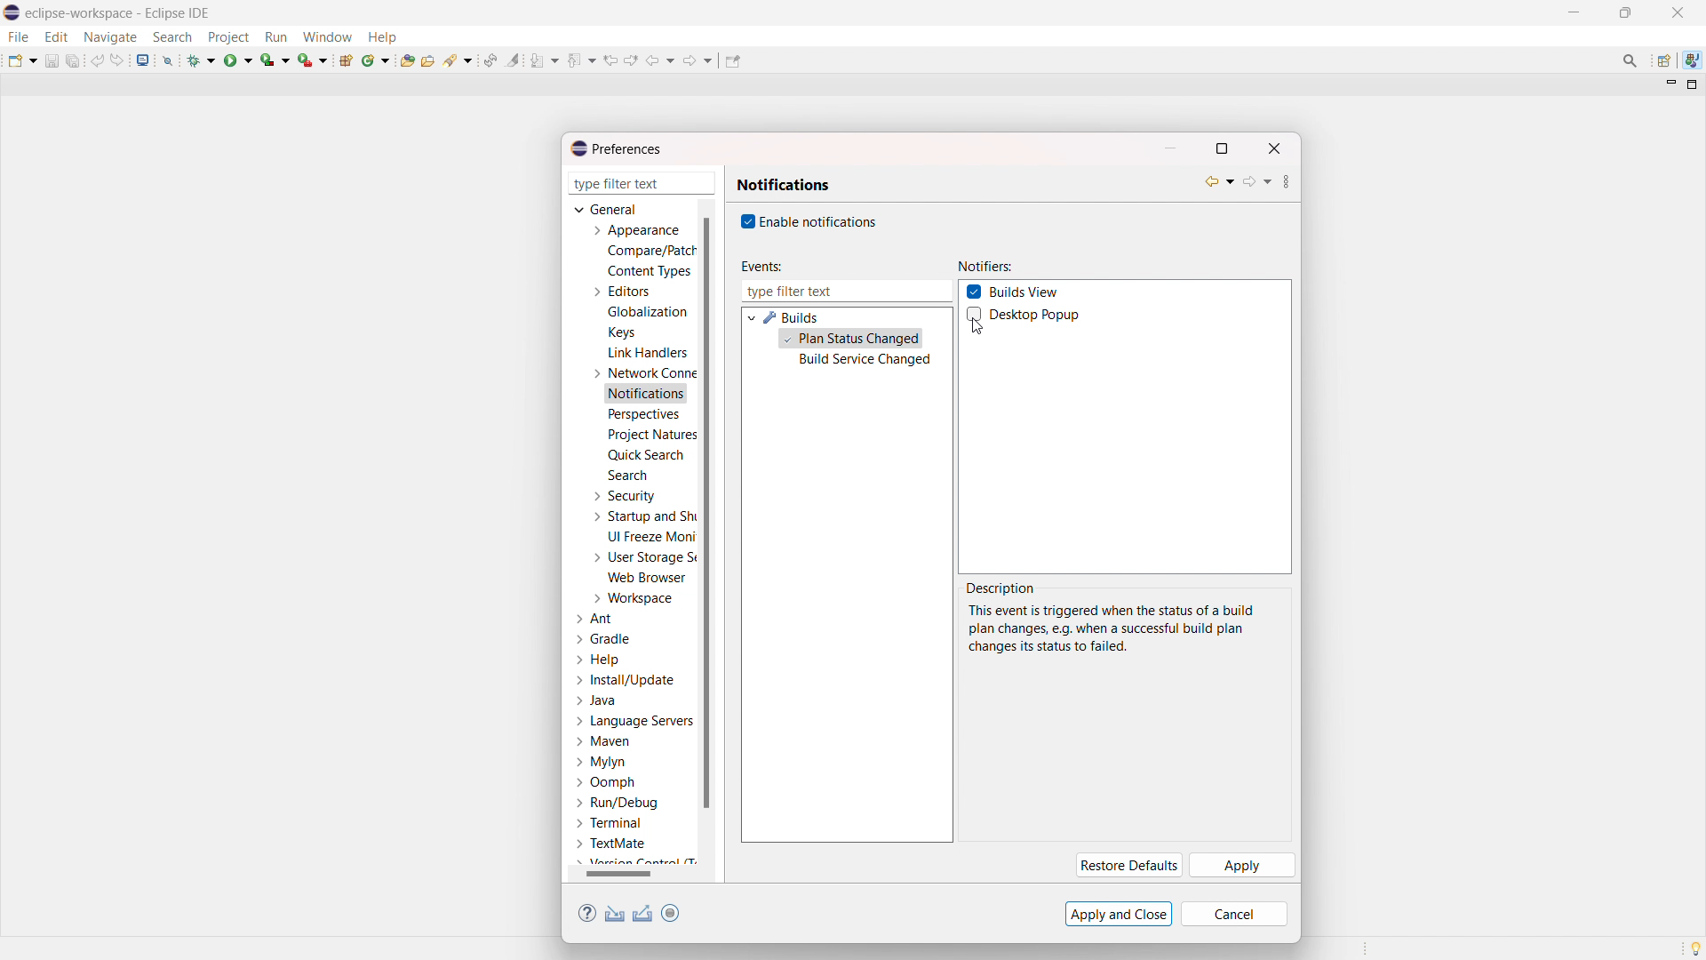  Describe the element at coordinates (976, 315) in the screenshot. I see `Checkbox` at that location.